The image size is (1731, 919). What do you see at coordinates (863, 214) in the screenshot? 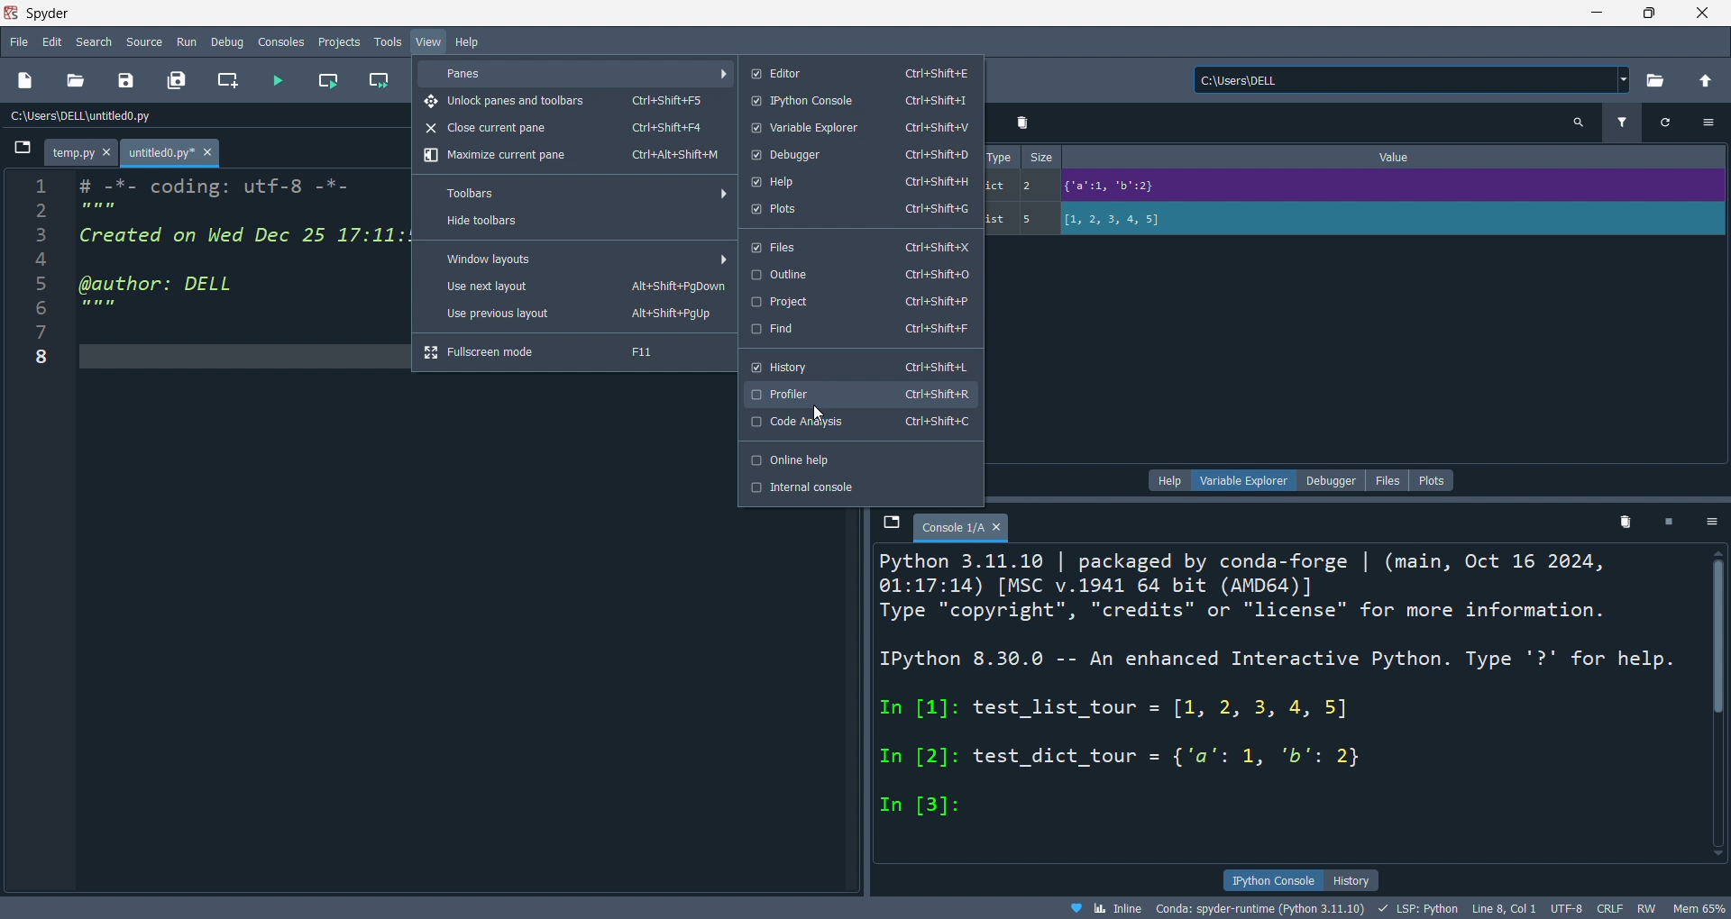
I see `plots` at bounding box center [863, 214].